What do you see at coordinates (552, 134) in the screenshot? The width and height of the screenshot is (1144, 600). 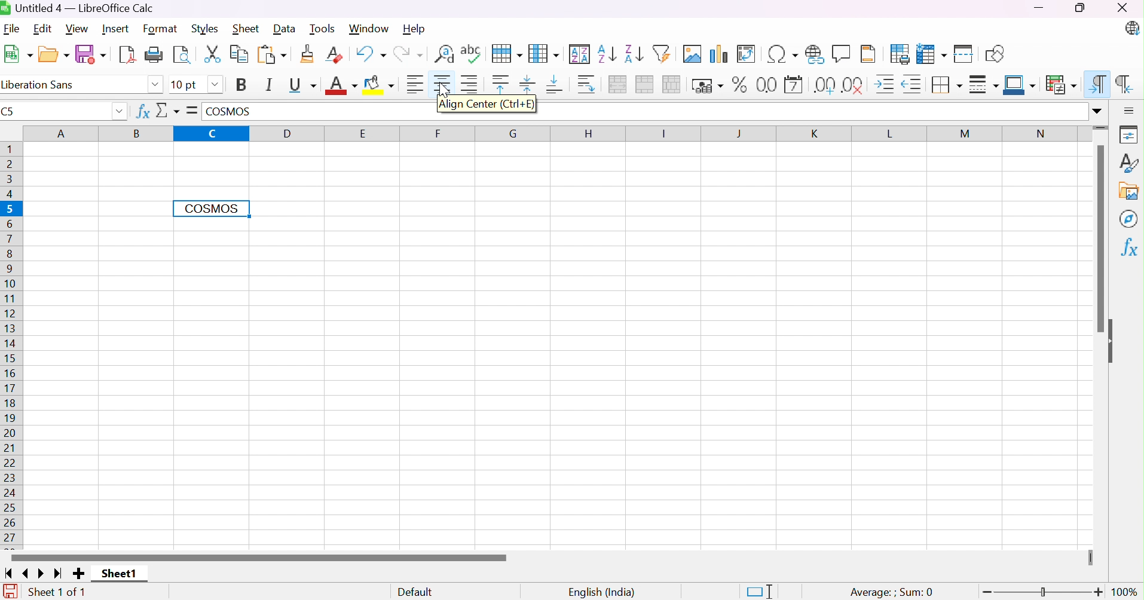 I see `Column Name` at bounding box center [552, 134].